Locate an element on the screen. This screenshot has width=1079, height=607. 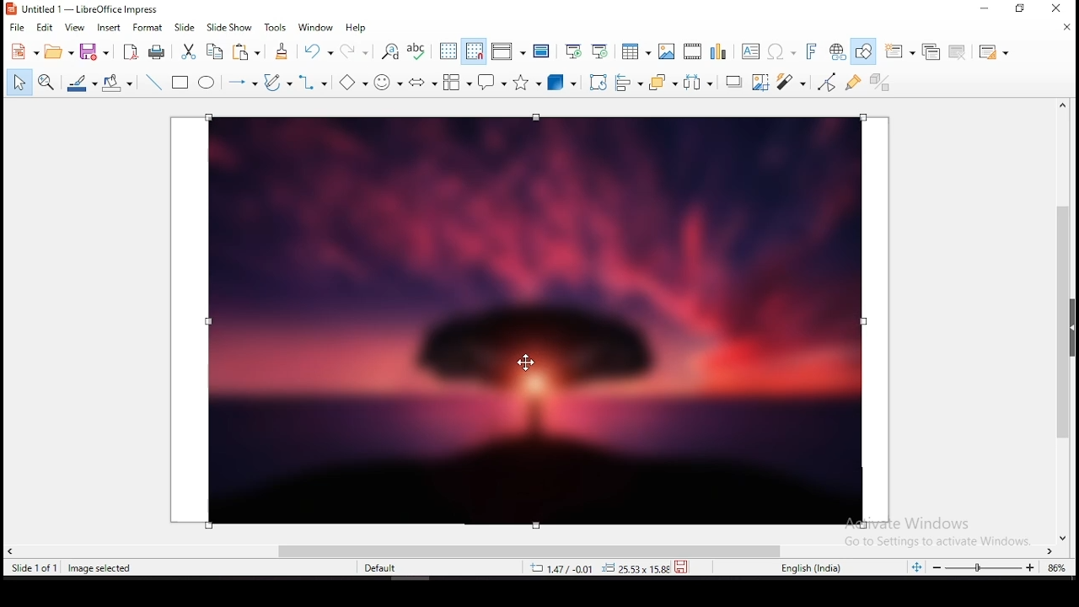
slide is located at coordinates (185, 27).